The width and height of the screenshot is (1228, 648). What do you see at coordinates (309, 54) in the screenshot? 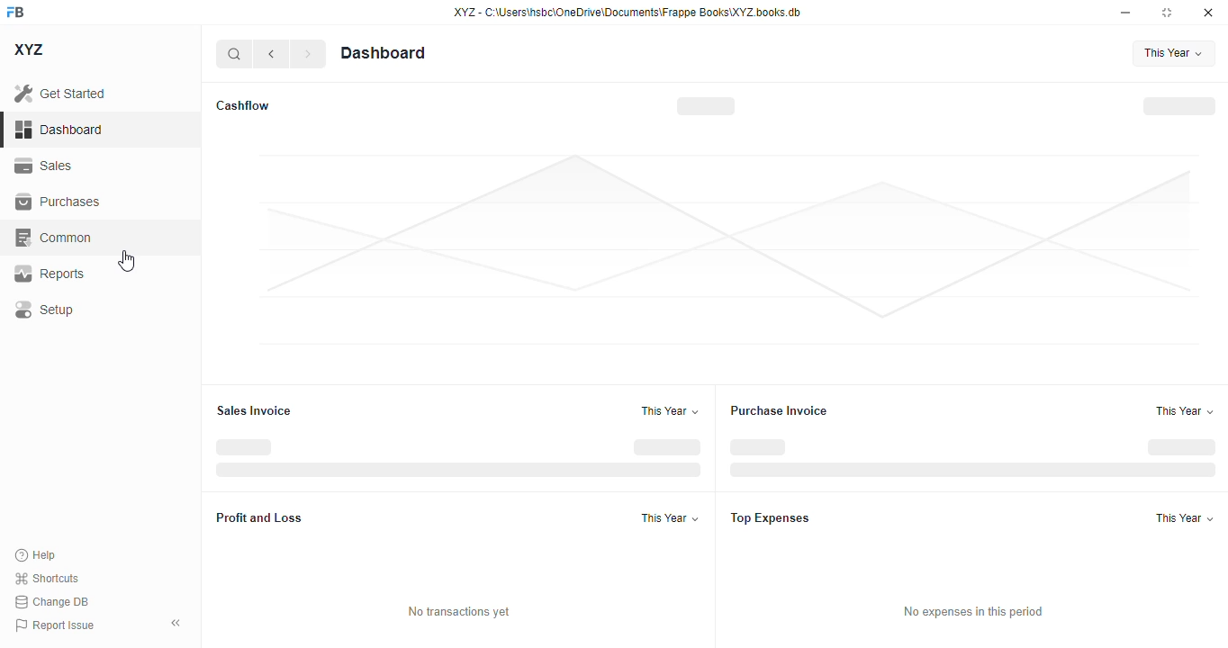
I see `next` at bounding box center [309, 54].